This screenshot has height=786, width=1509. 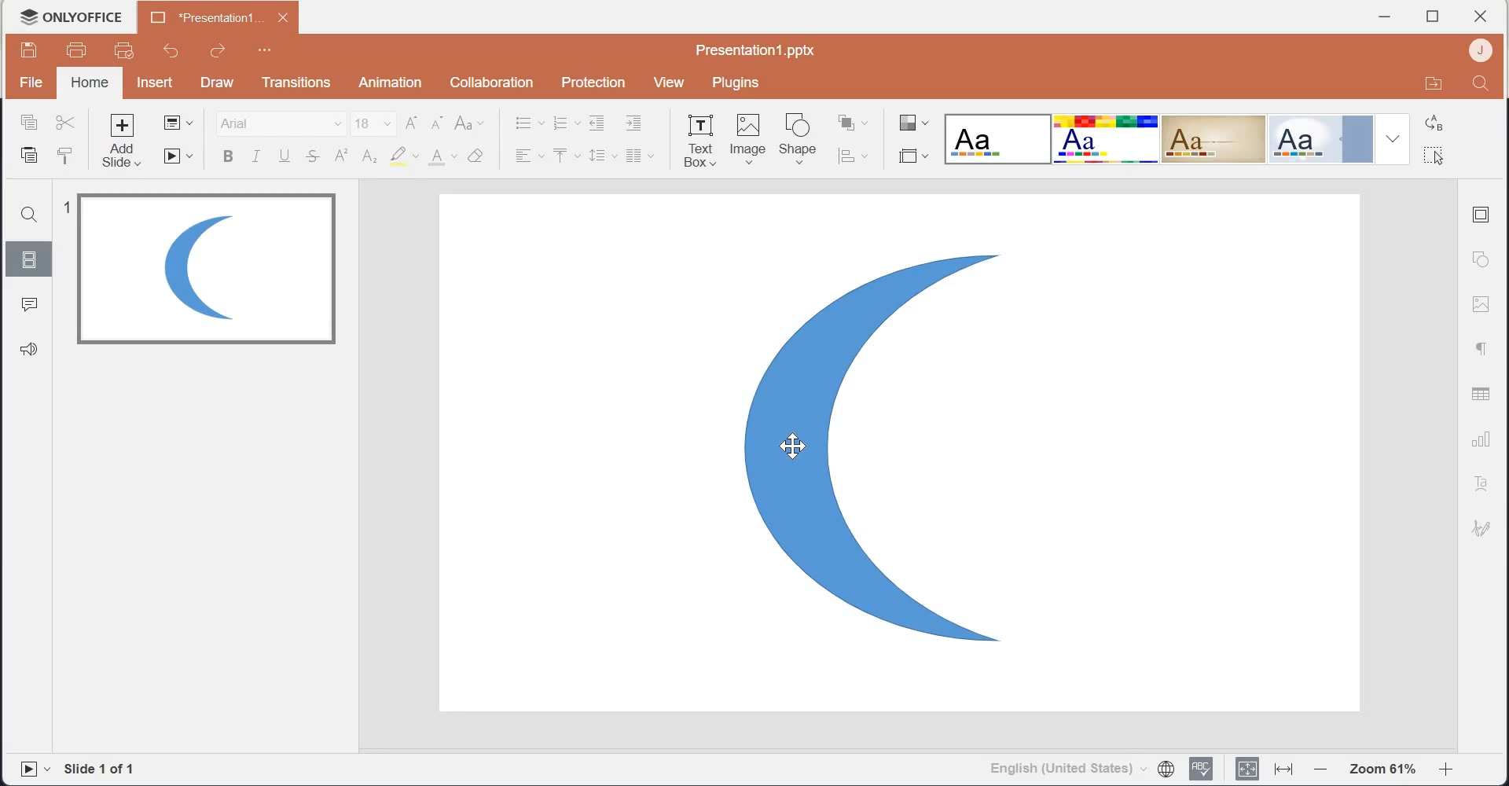 I want to click on Strike through, so click(x=314, y=156).